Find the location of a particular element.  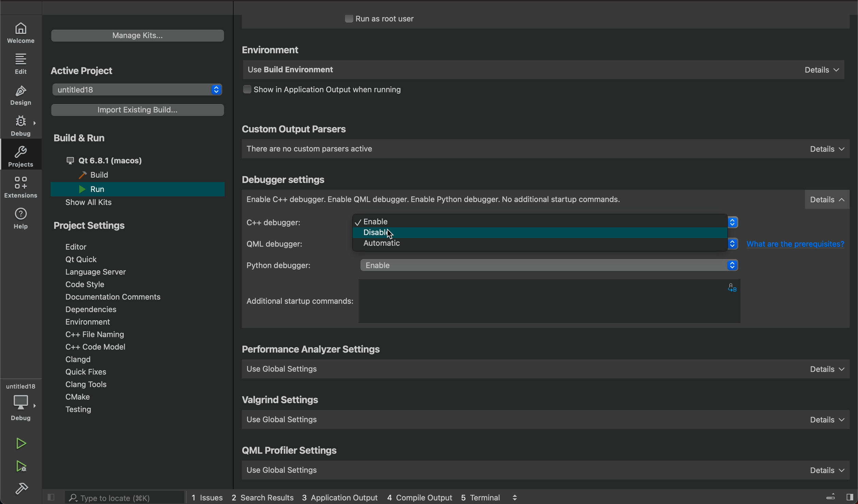

c++  is located at coordinates (293, 222).